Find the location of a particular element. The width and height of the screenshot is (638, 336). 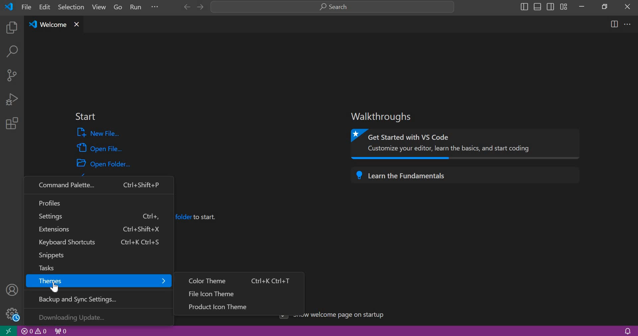

extensions is located at coordinates (97, 230).